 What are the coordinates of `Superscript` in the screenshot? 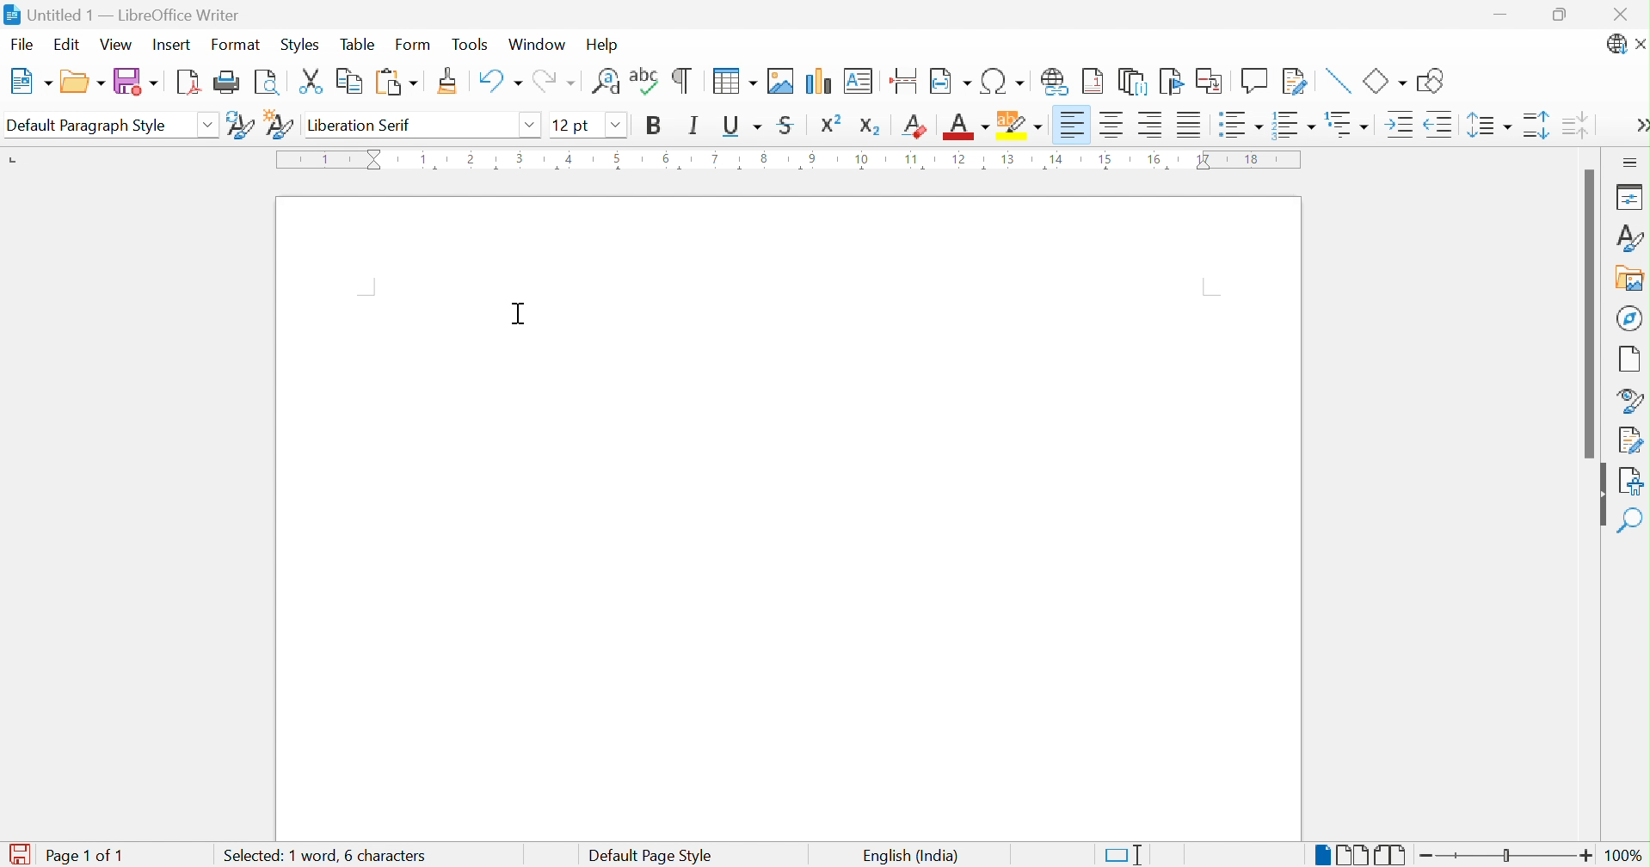 It's located at (834, 124).